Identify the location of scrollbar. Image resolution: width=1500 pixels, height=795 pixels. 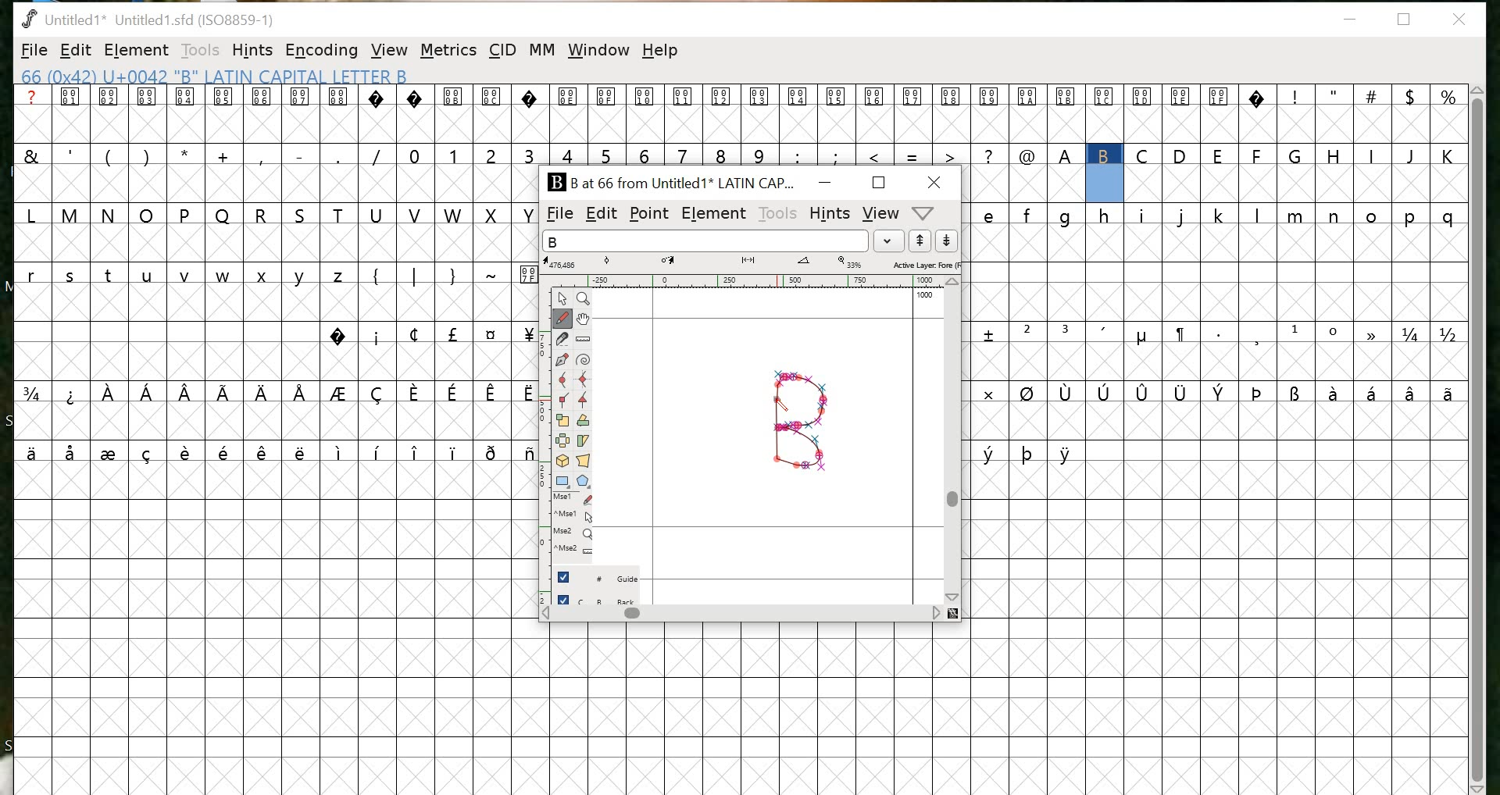
(748, 615).